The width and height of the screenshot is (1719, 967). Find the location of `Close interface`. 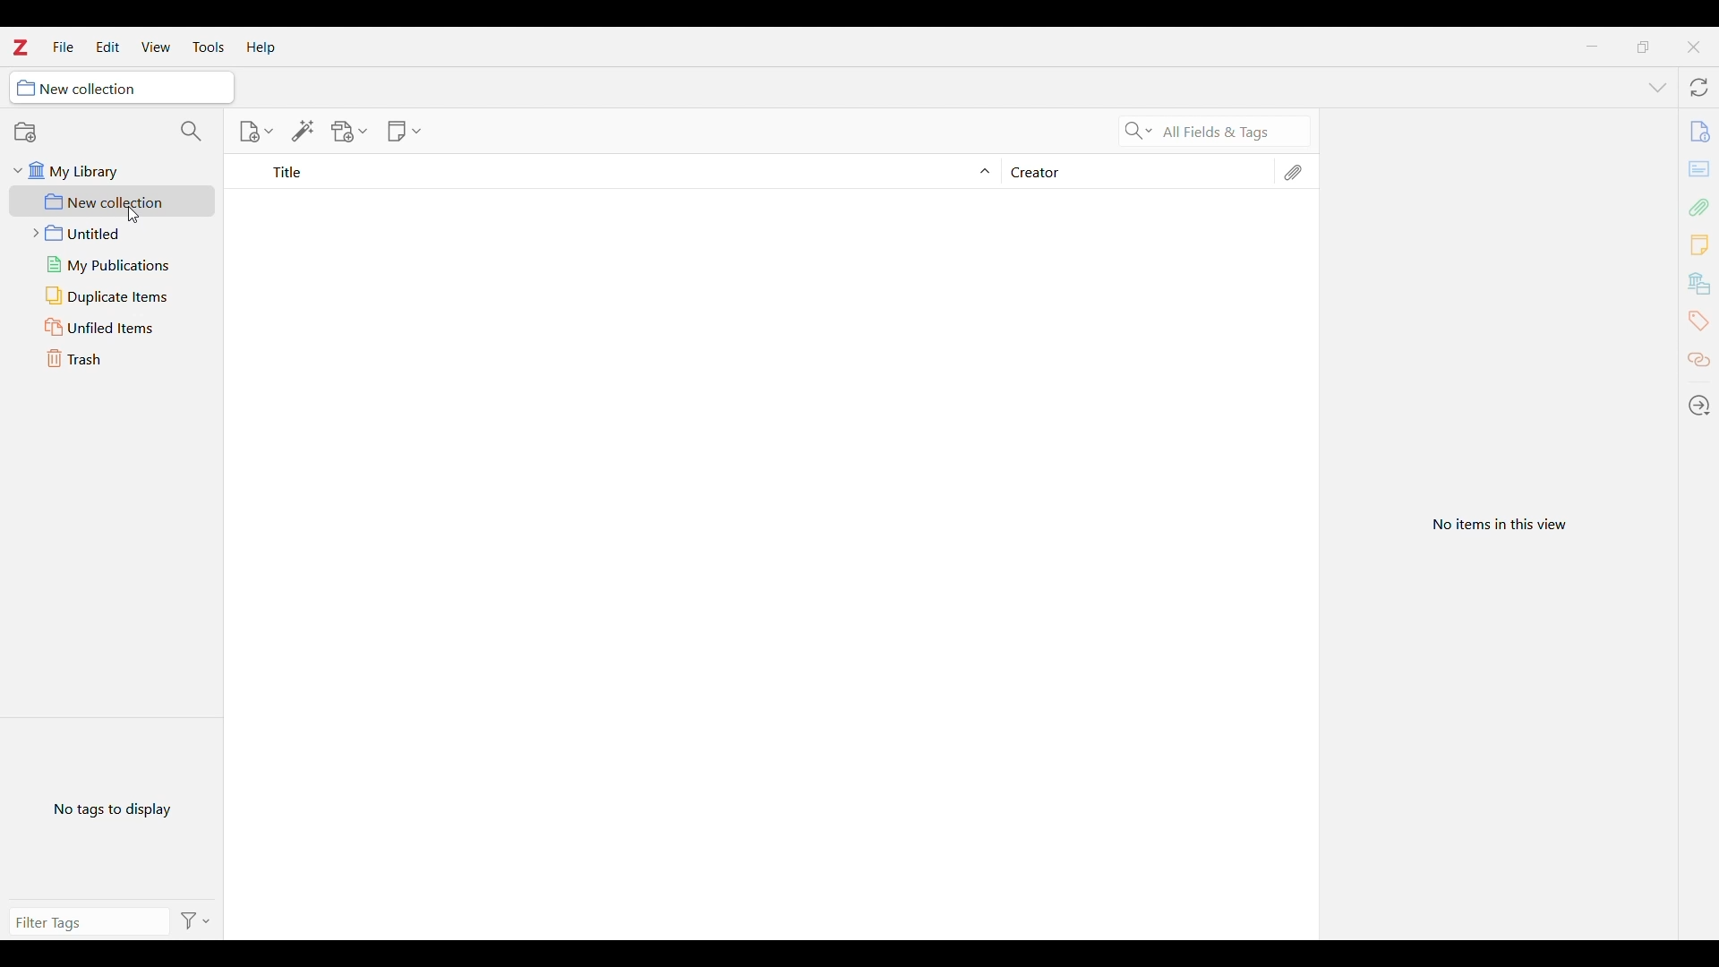

Close interface is located at coordinates (1693, 47).